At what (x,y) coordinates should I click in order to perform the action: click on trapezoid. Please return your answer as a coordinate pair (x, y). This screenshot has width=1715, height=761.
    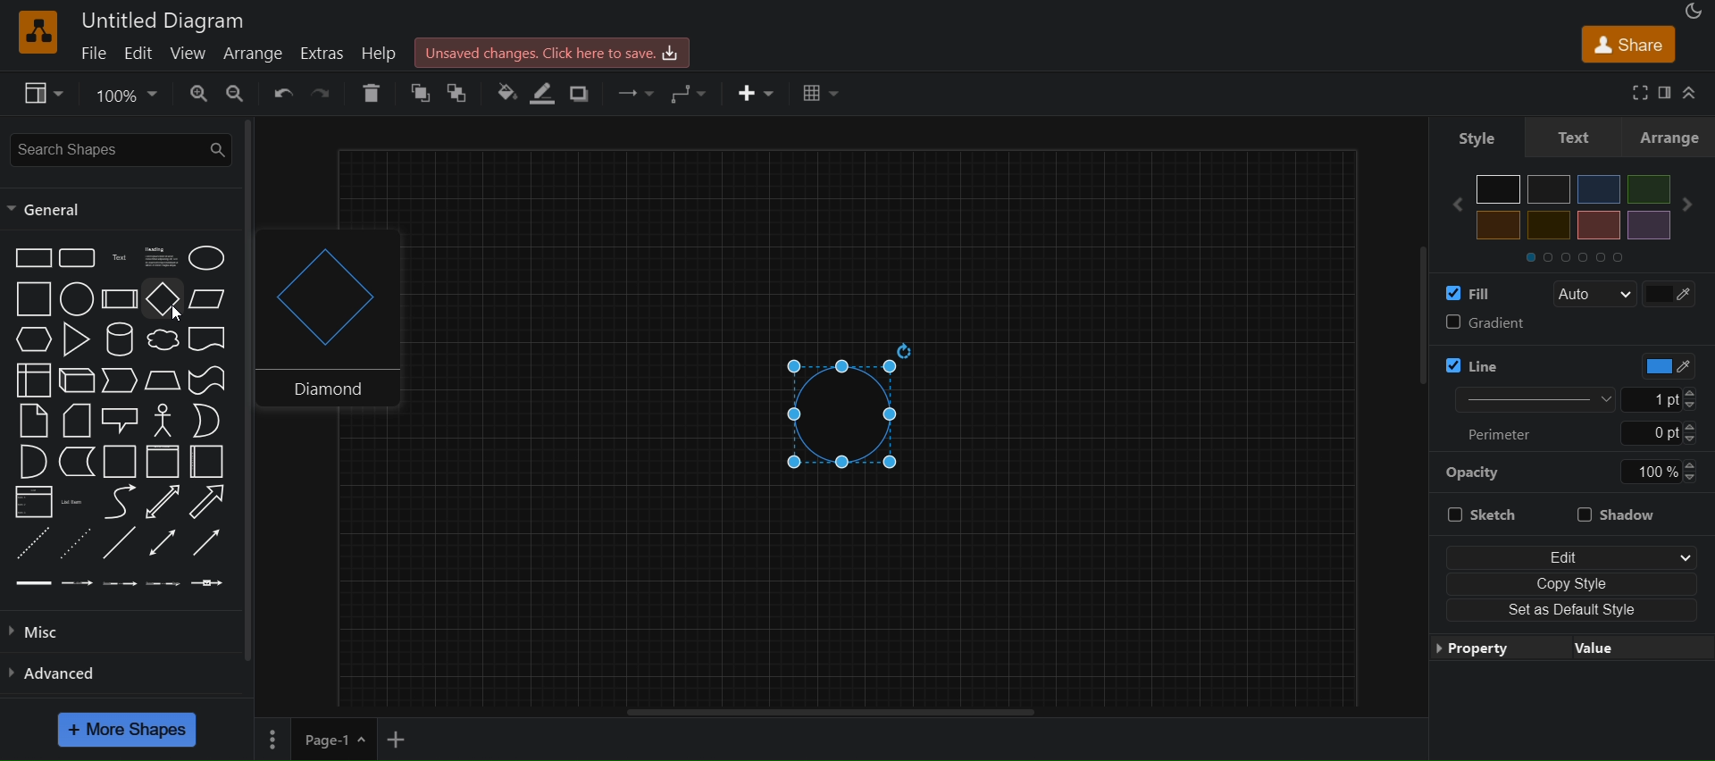
    Looking at the image, I should click on (163, 380).